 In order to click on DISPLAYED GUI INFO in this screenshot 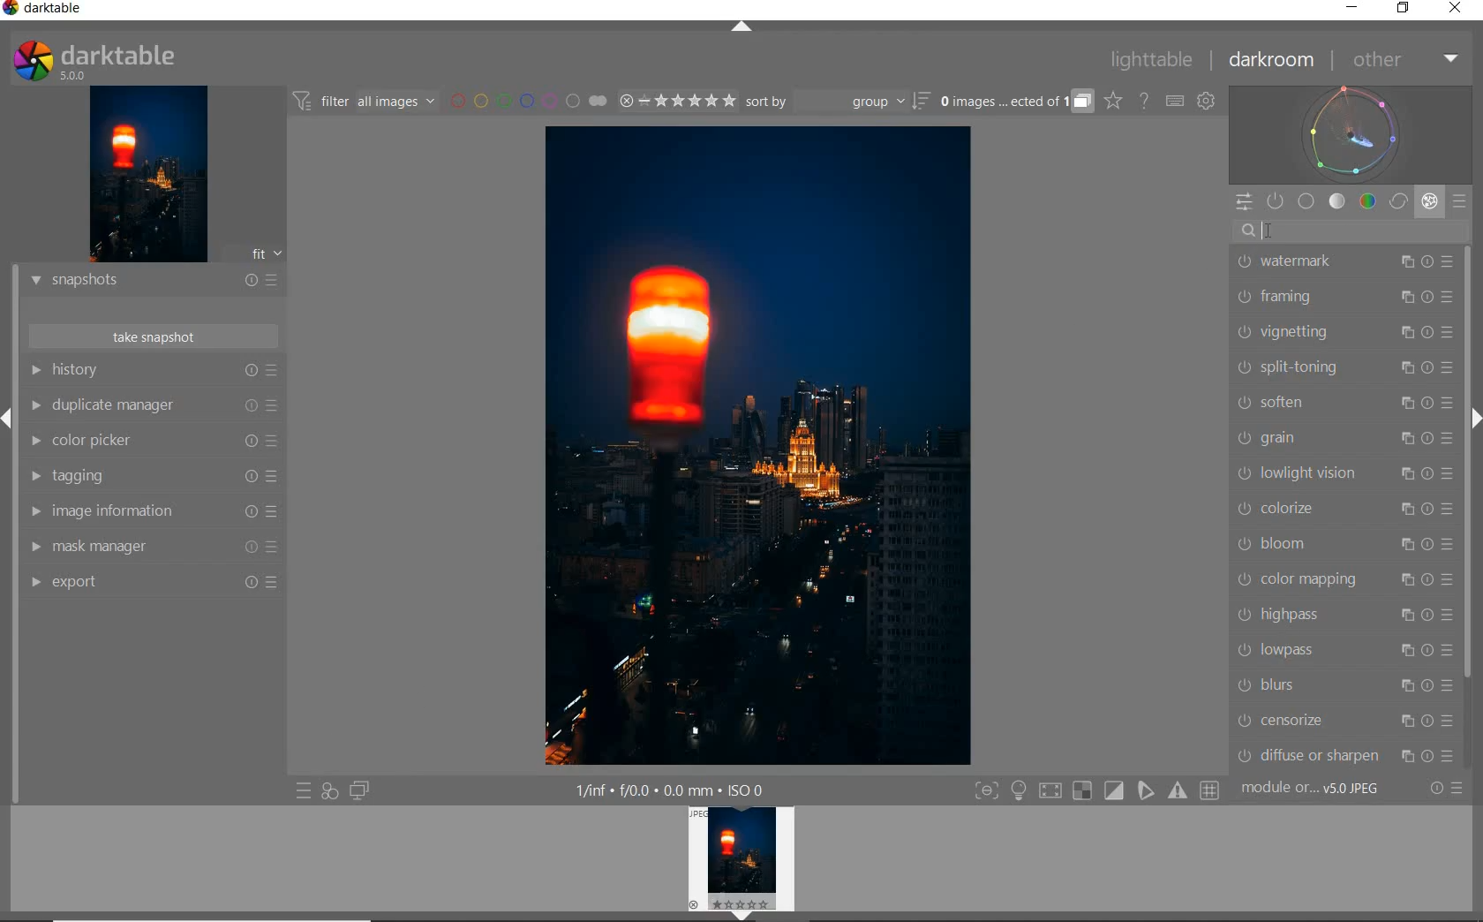, I will do `click(671, 789)`.